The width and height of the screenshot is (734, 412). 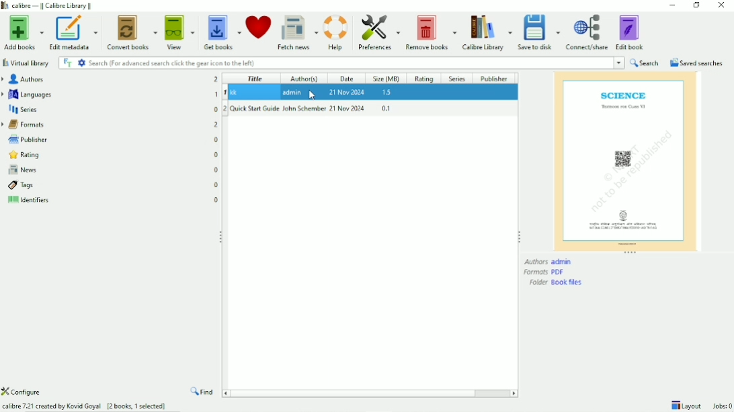 I want to click on Folder, so click(x=557, y=282).